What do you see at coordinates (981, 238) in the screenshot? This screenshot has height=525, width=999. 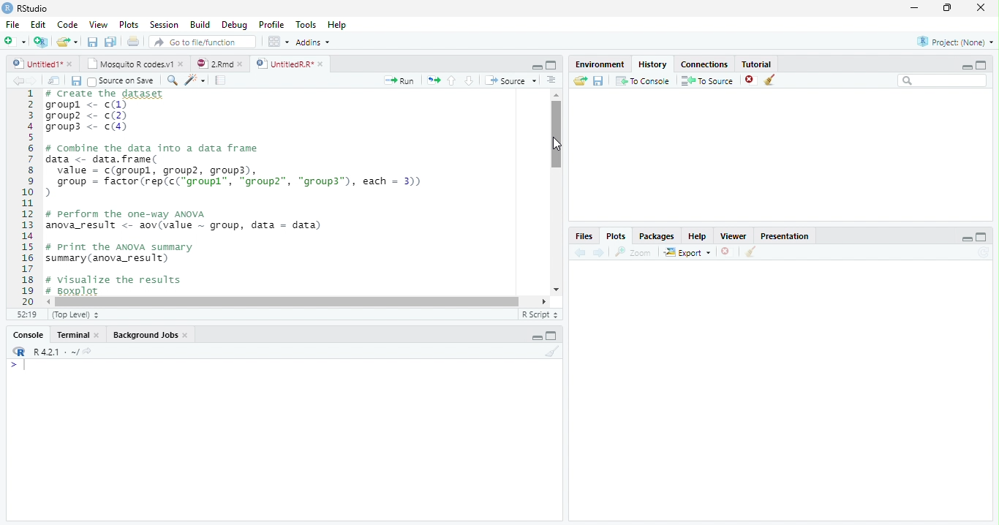 I see `Maximize` at bounding box center [981, 238].